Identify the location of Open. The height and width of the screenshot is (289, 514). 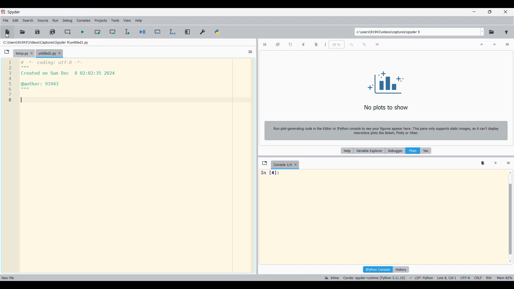
(22, 31).